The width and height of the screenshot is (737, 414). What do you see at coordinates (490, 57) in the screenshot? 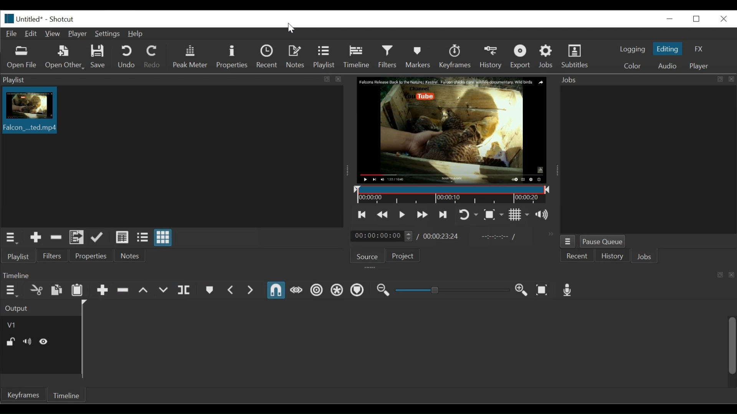
I see `History` at bounding box center [490, 57].